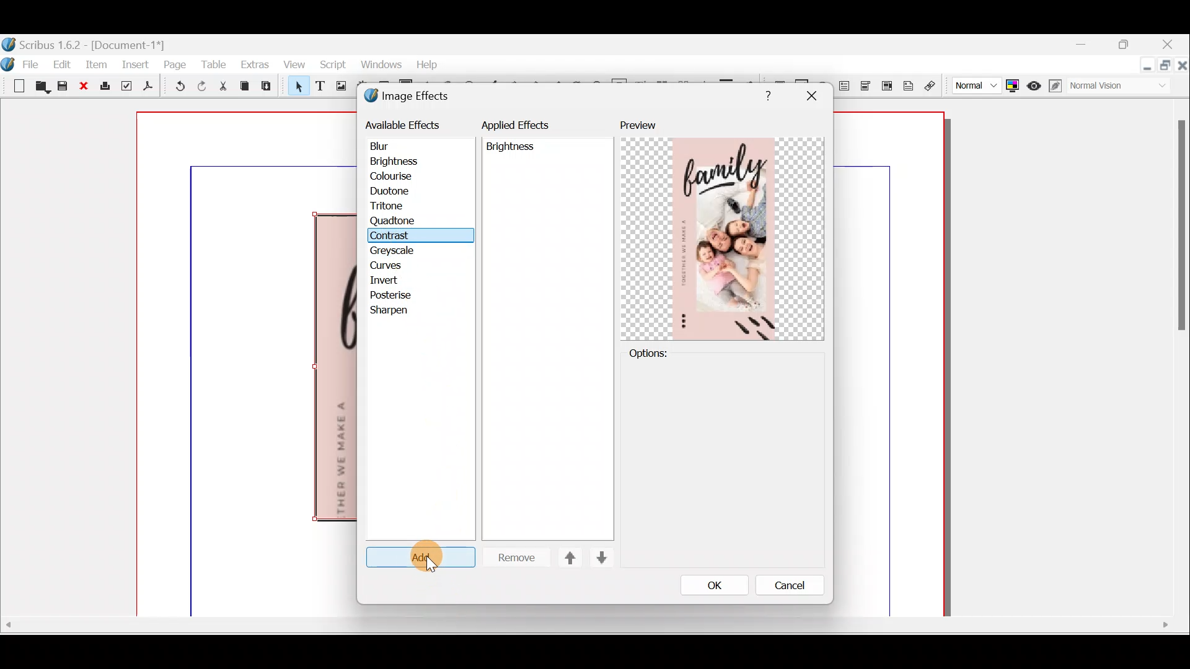 This screenshot has width=1190, height=669. Describe the element at coordinates (339, 87) in the screenshot. I see `Image frame` at that location.